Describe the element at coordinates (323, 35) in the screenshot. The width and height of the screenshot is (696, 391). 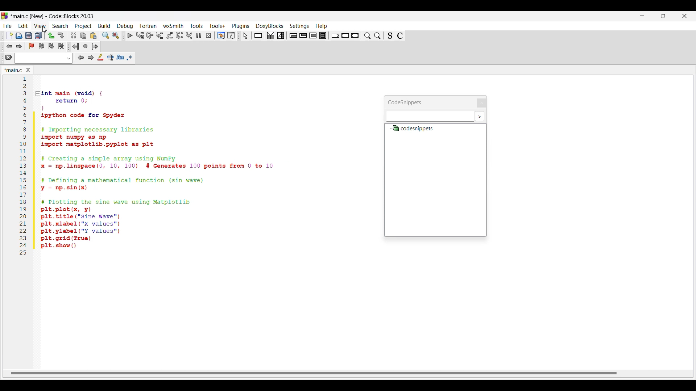
I see `Block instruction` at that location.